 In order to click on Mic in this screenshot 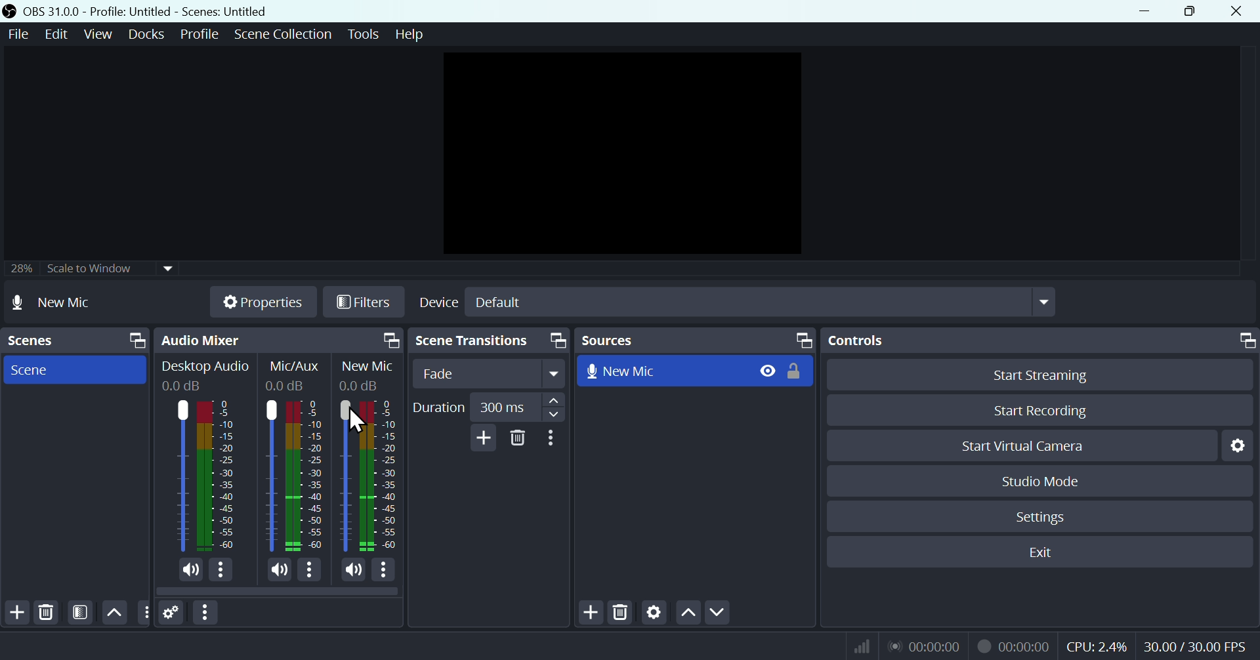, I will do `click(385, 475)`.